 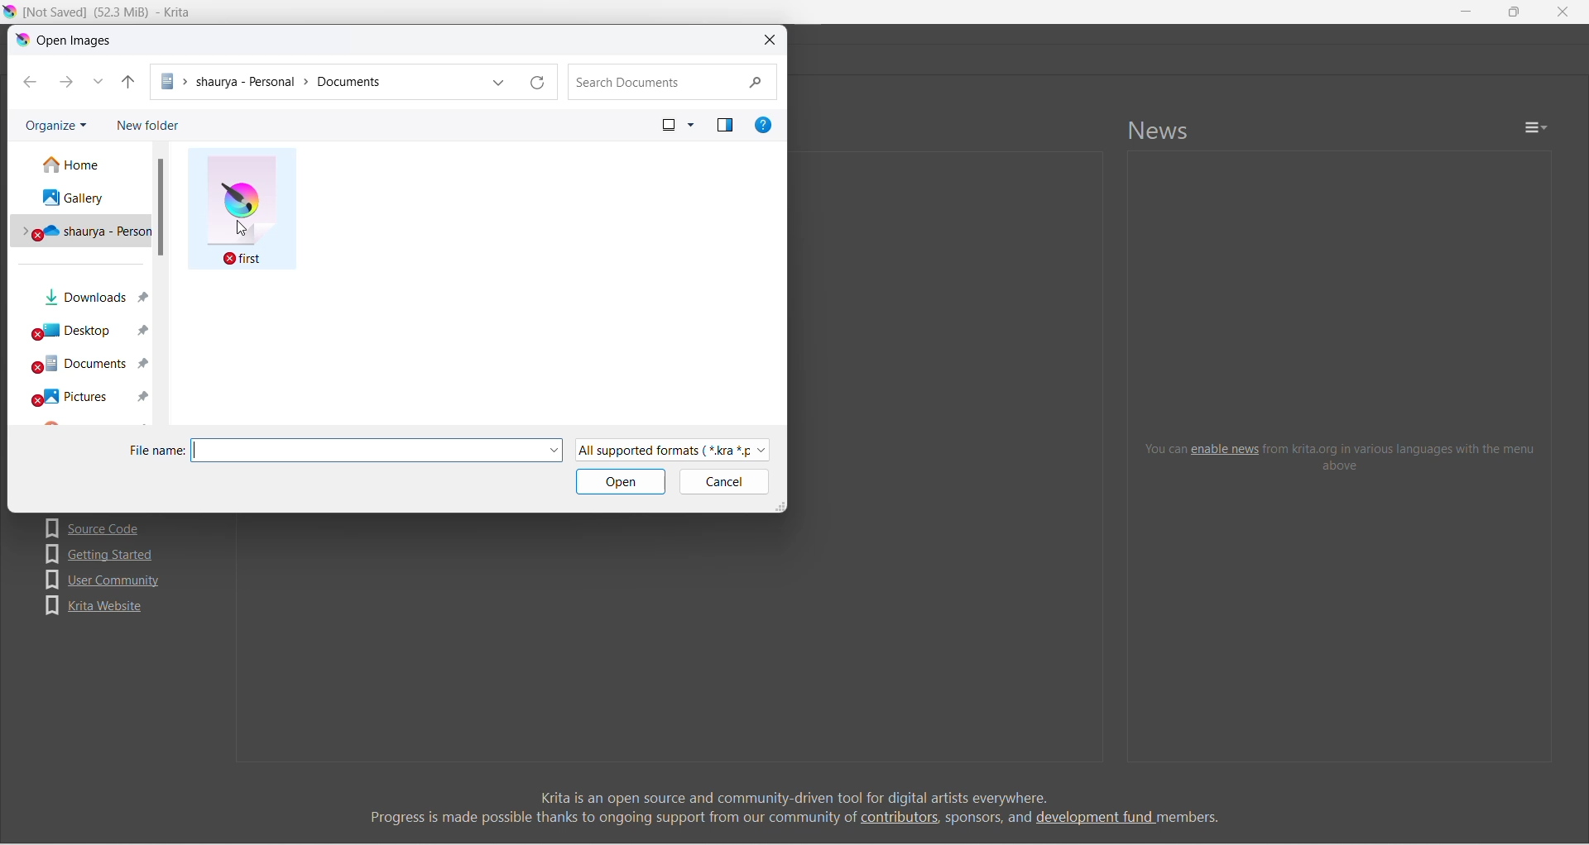 What do you see at coordinates (763, 125) in the screenshot?
I see `Get help` at bounding box center [763, 125].